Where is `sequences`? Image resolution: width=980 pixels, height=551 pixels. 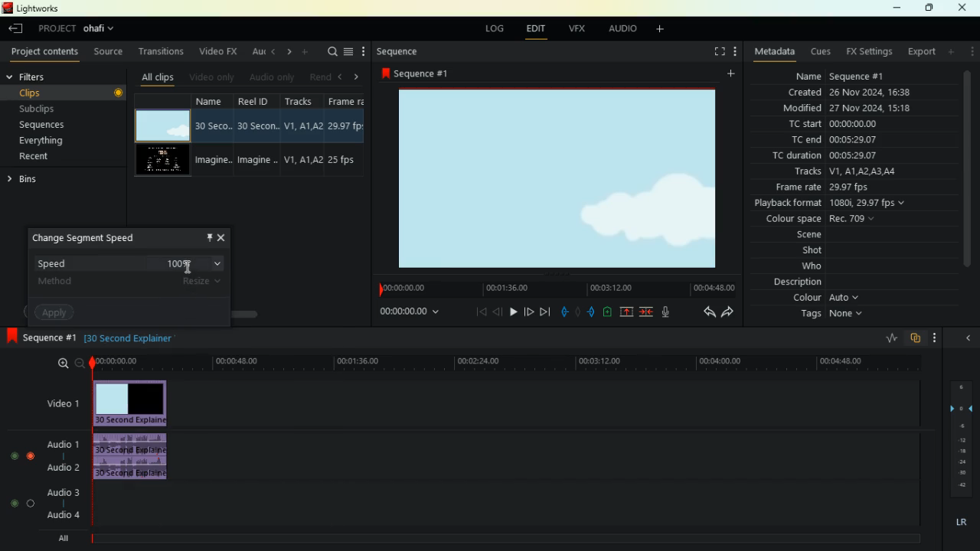 sequences is located at coordinates (48, 126).